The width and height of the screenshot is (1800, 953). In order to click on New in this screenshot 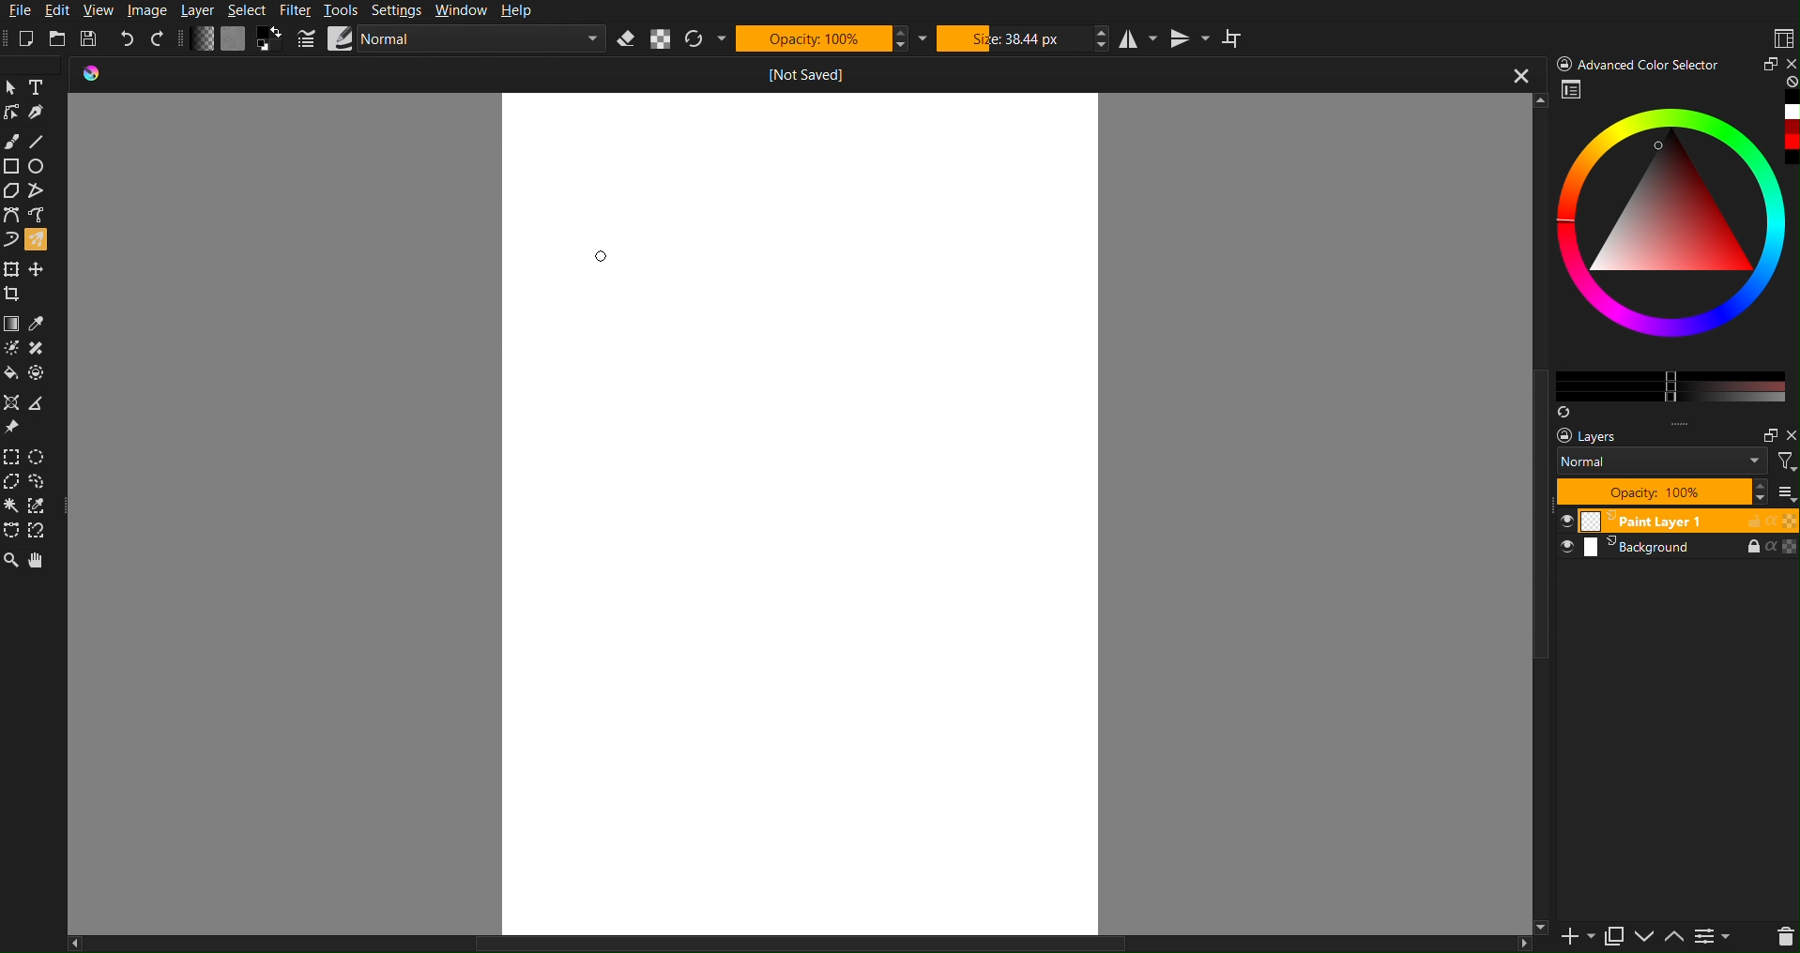, I will do `click(32, 36)`.